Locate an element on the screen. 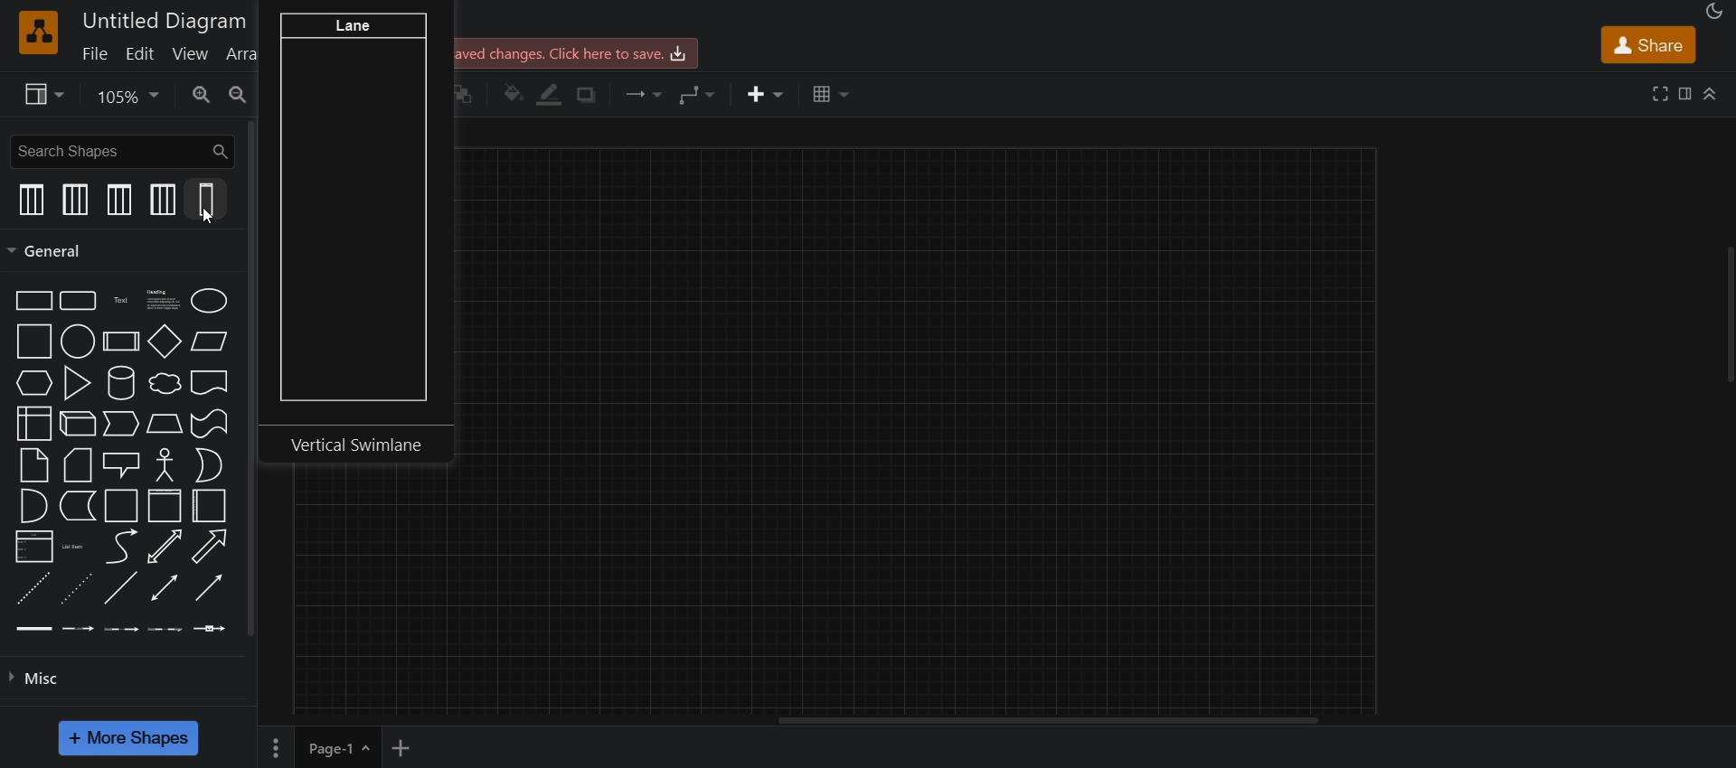  fullscreen is located at coordinates (1662, 93).